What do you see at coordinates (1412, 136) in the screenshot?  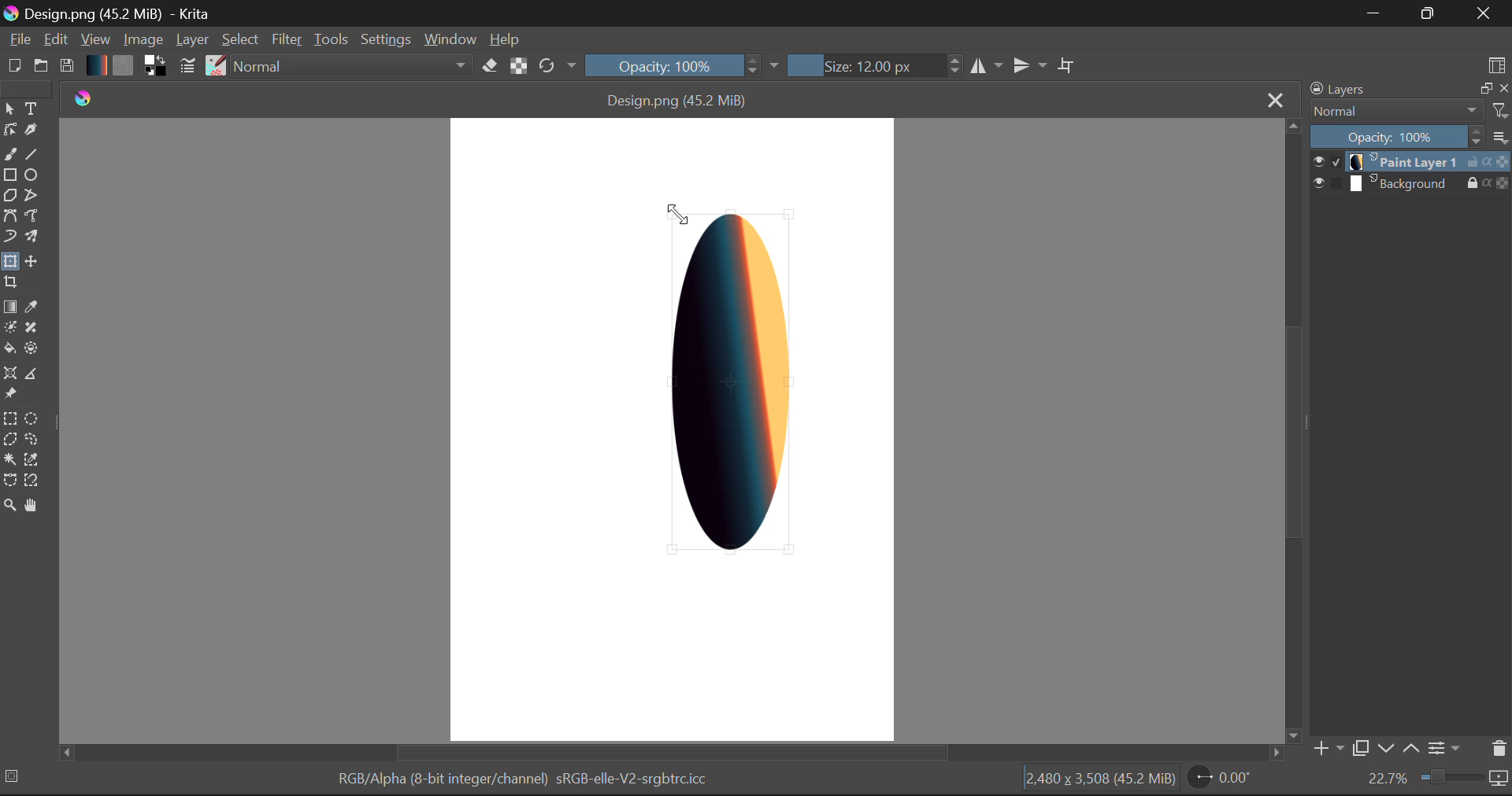 I see `Opacity` at bounding box center [1412, 136].